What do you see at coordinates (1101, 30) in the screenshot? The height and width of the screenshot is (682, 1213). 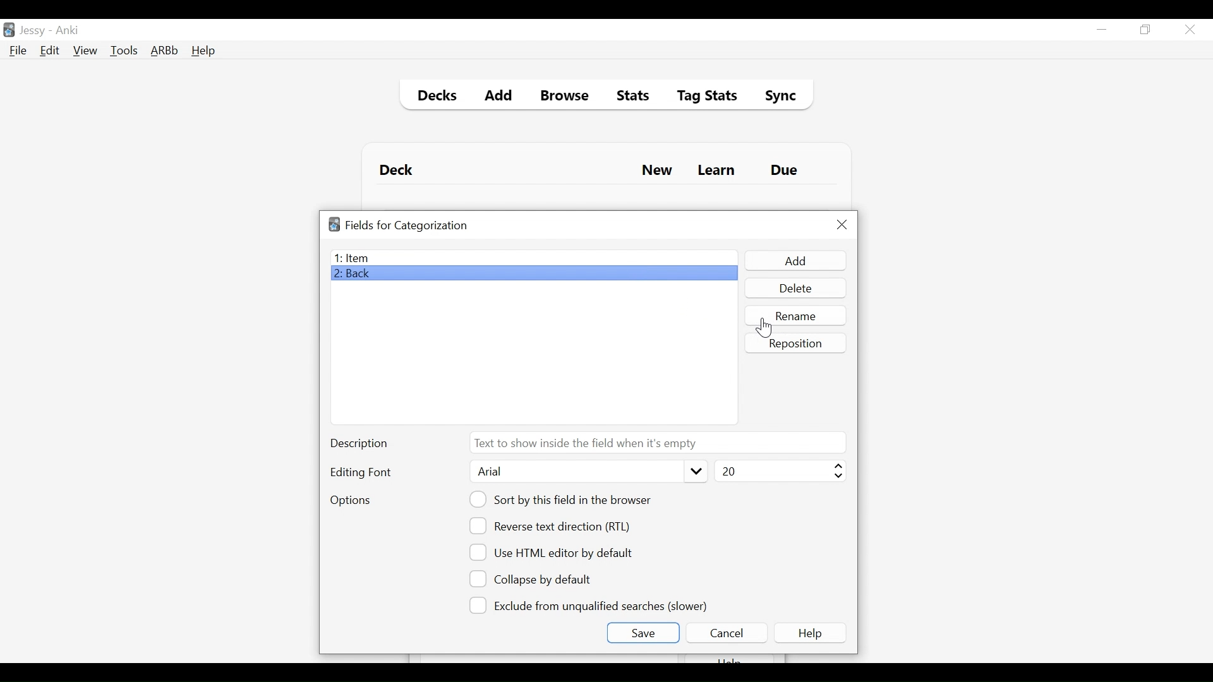 I see `minimize` at bounding box center [1101, 30].